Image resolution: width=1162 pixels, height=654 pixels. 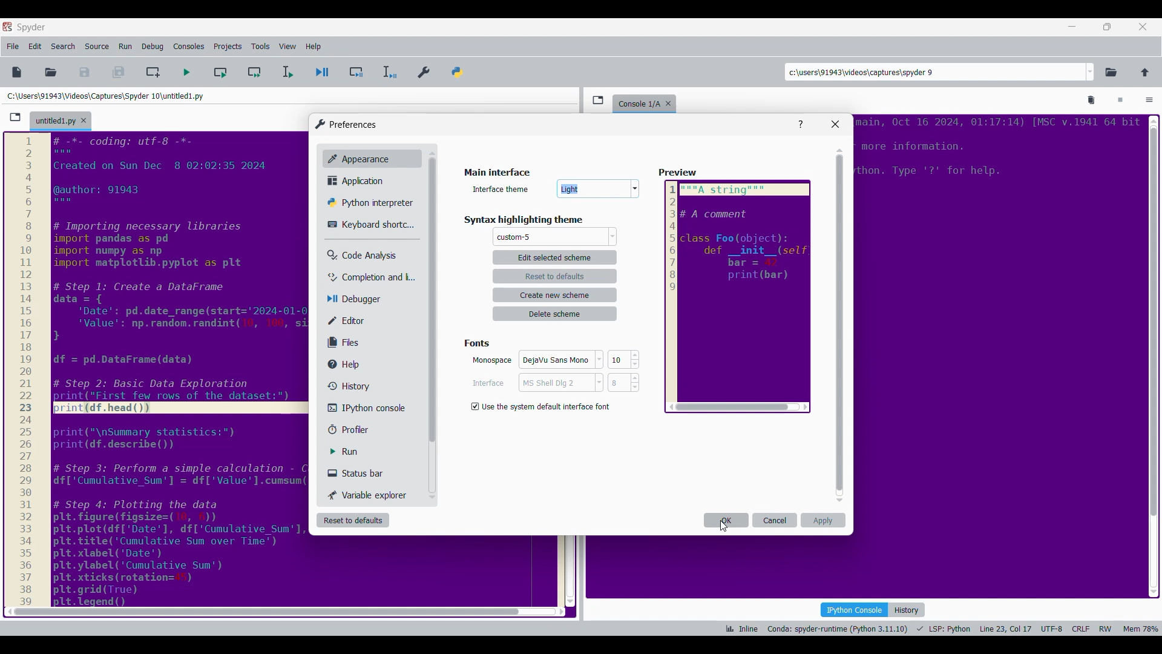 I want to click on Run selection/current line, so click(x=287, y=72).